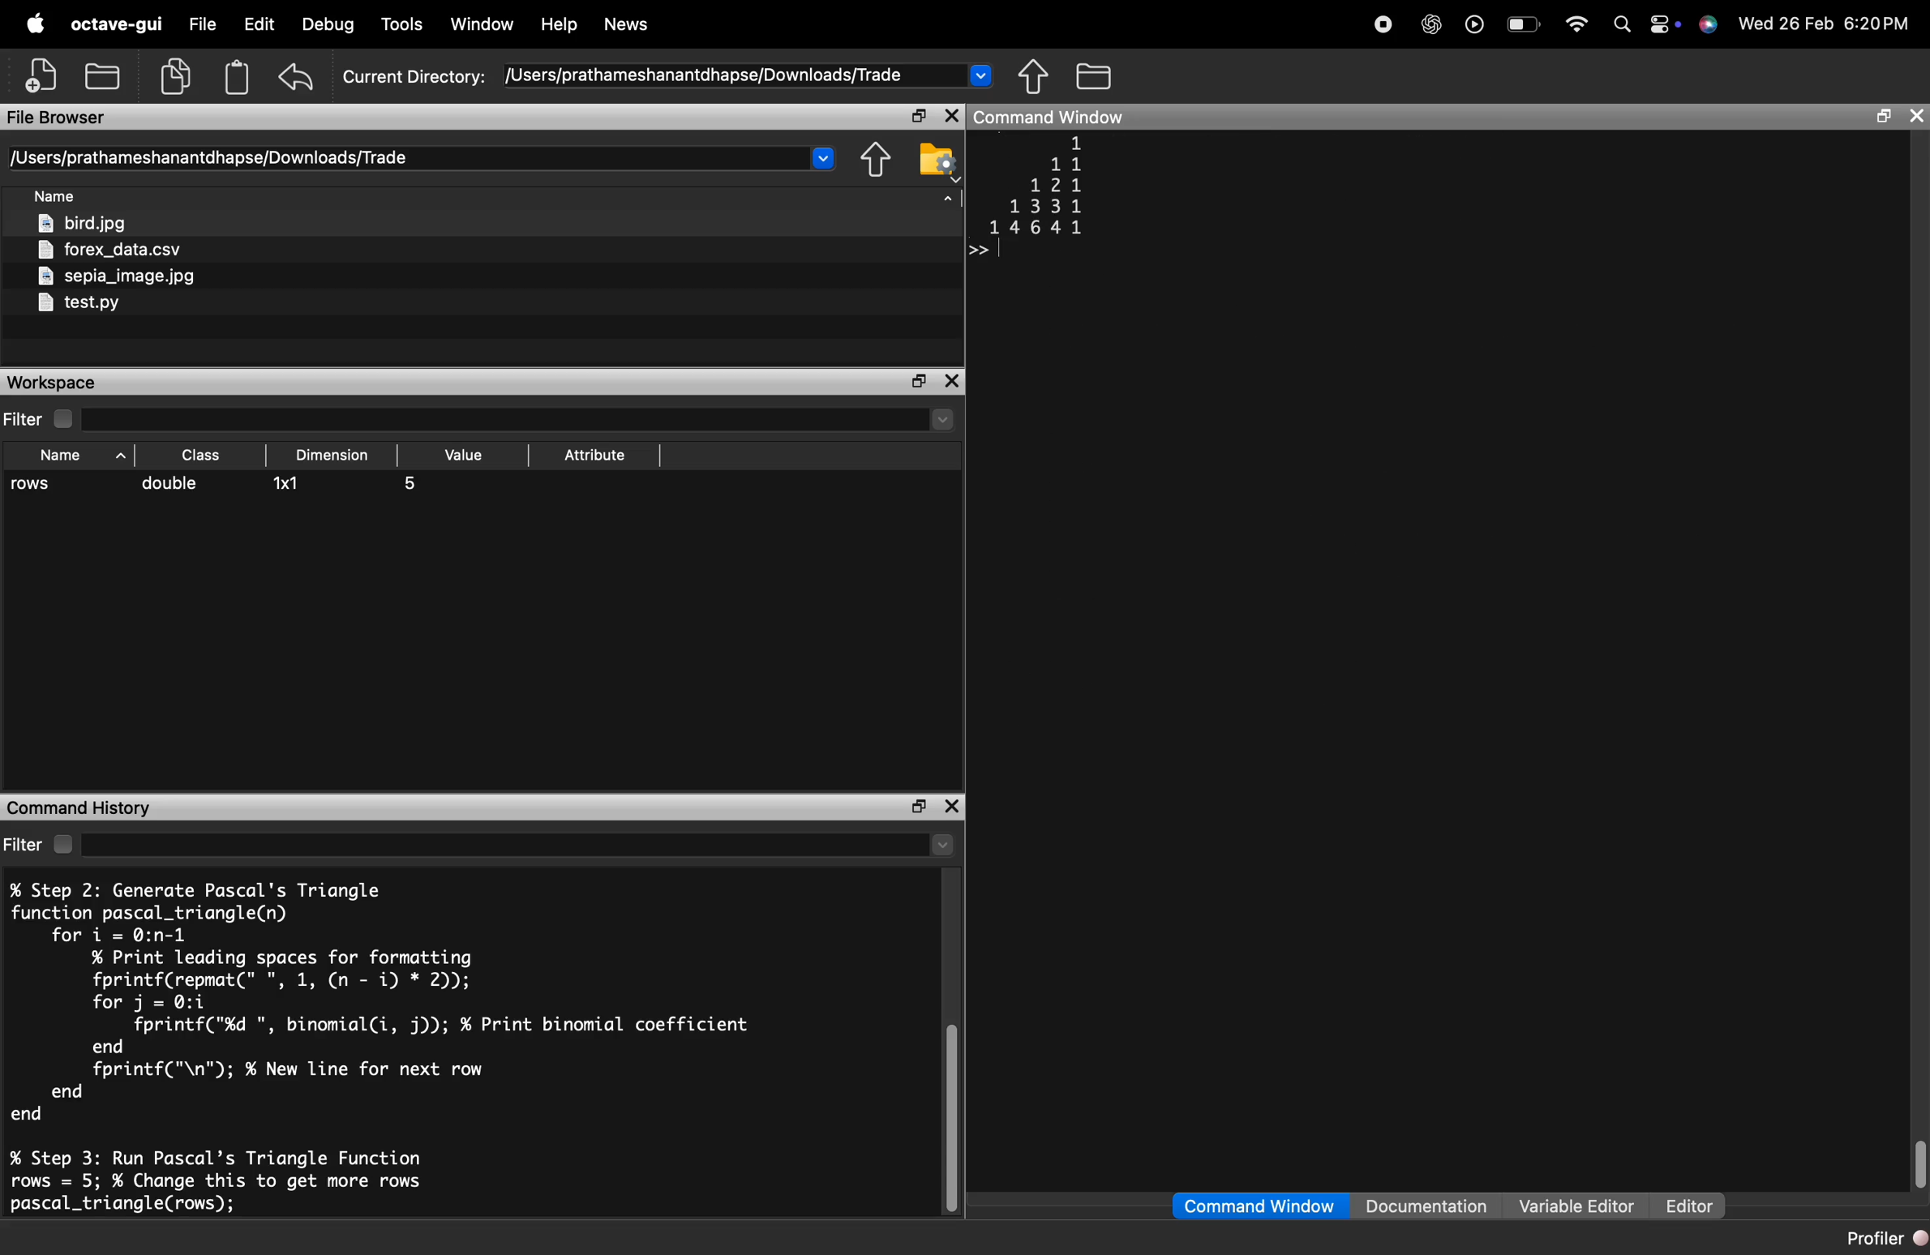  I want to click on File, so click(203, 22).